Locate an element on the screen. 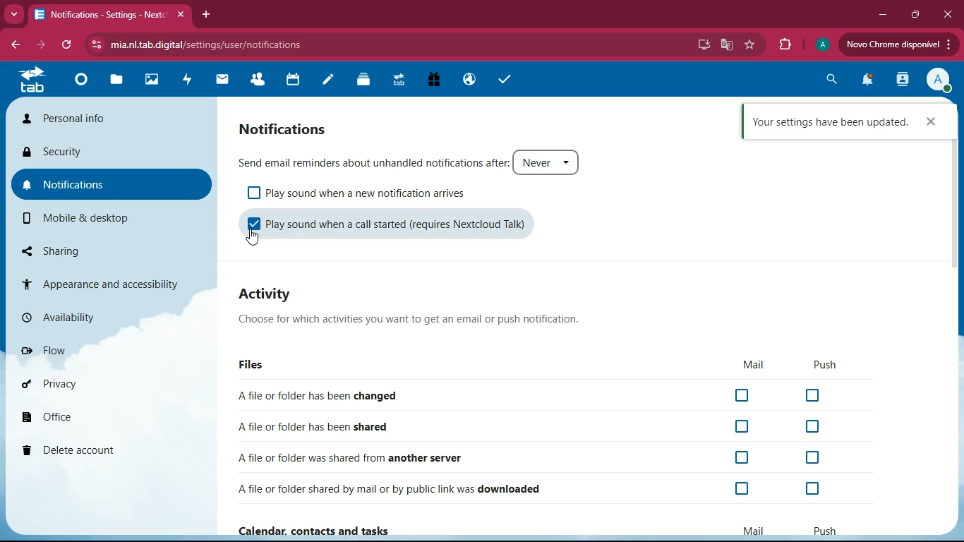 This screenshot has height=542, width=964. activity is located at coordinates (191, 83).